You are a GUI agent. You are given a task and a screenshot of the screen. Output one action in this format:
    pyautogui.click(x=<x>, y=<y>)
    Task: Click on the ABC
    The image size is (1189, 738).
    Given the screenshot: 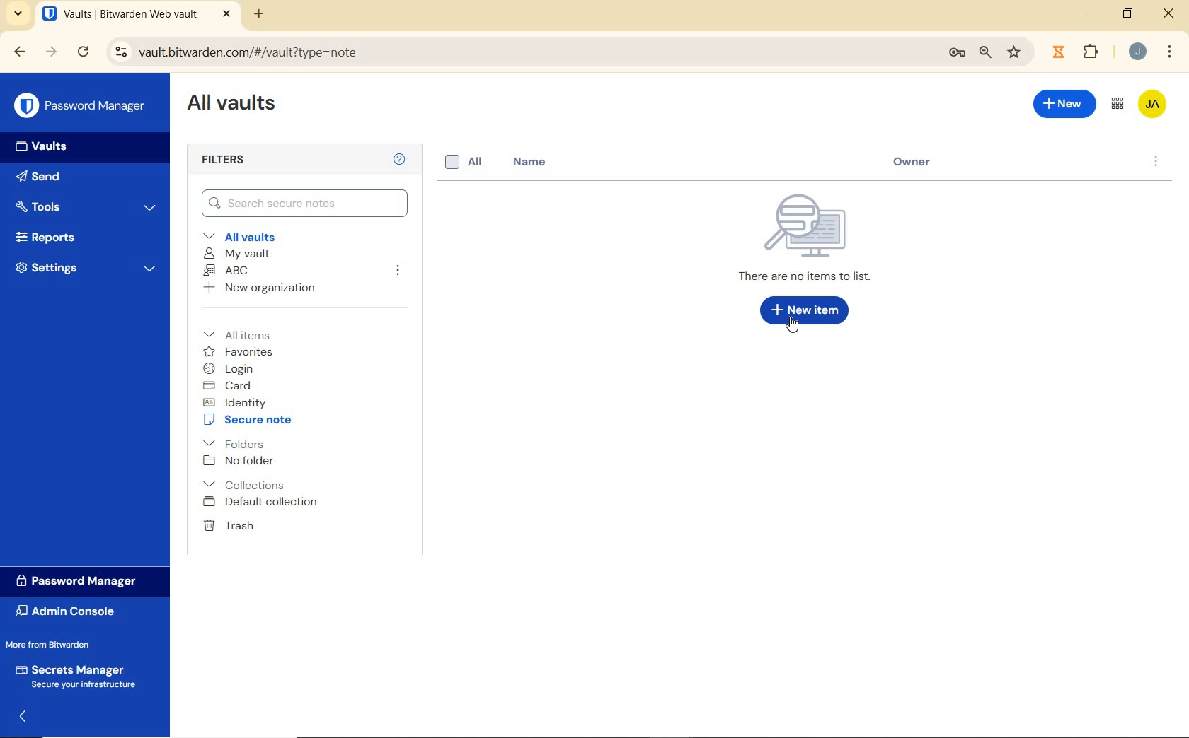 What is the action you would take?
    pyautogui.click(x=226, y=271)
    